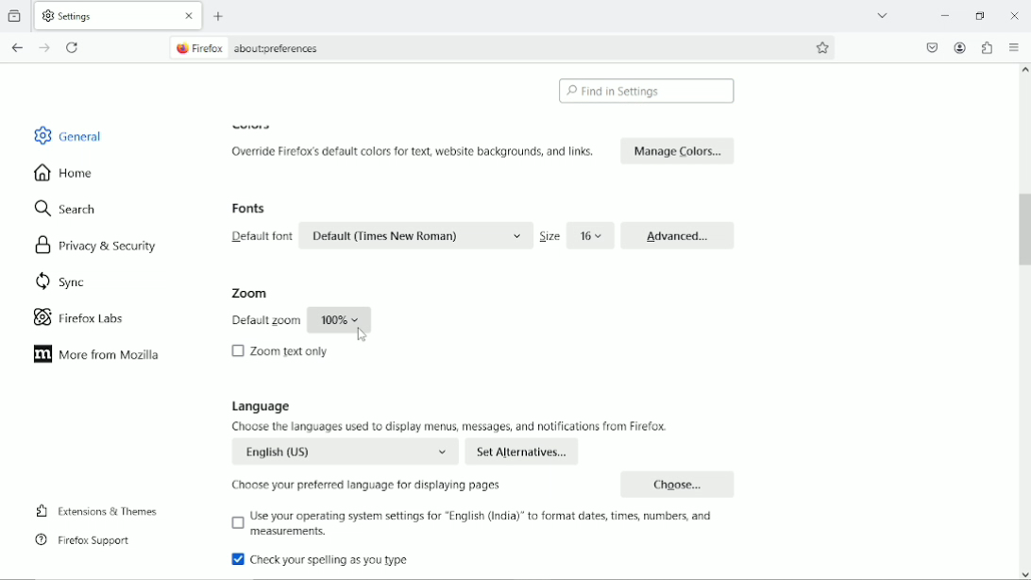 The width and height of the screenshot is (1031, 580). What do you see at coordinates (1024, 70) in the screenshot?
I see `Scroll Up` at bounding box center [1024, 70].